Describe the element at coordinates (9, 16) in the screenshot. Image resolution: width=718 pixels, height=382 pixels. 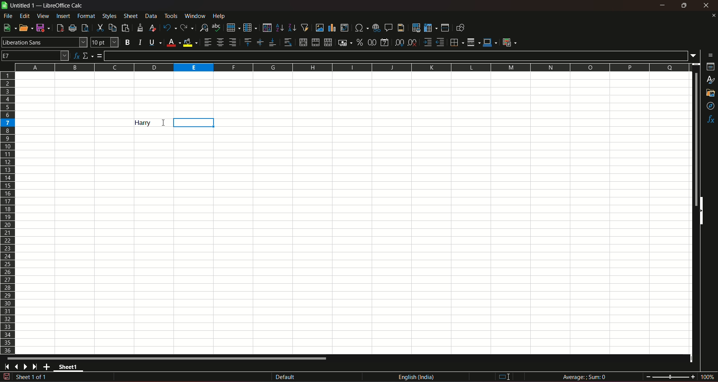
I see `file` at that location.